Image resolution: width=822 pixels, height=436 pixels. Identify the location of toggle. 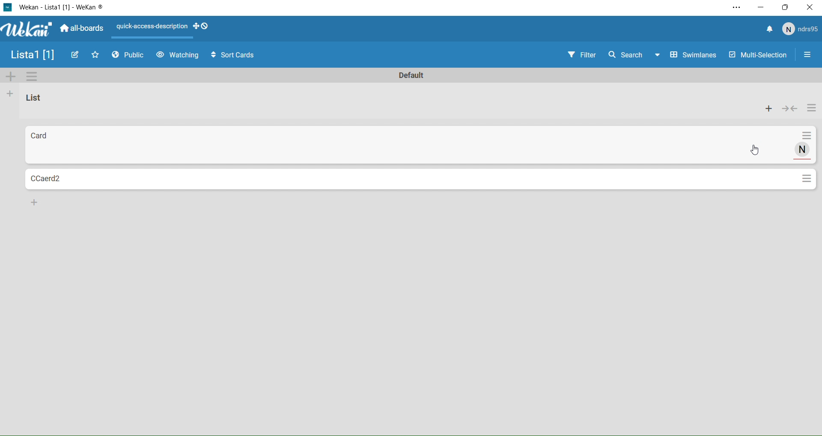
(790, 108).